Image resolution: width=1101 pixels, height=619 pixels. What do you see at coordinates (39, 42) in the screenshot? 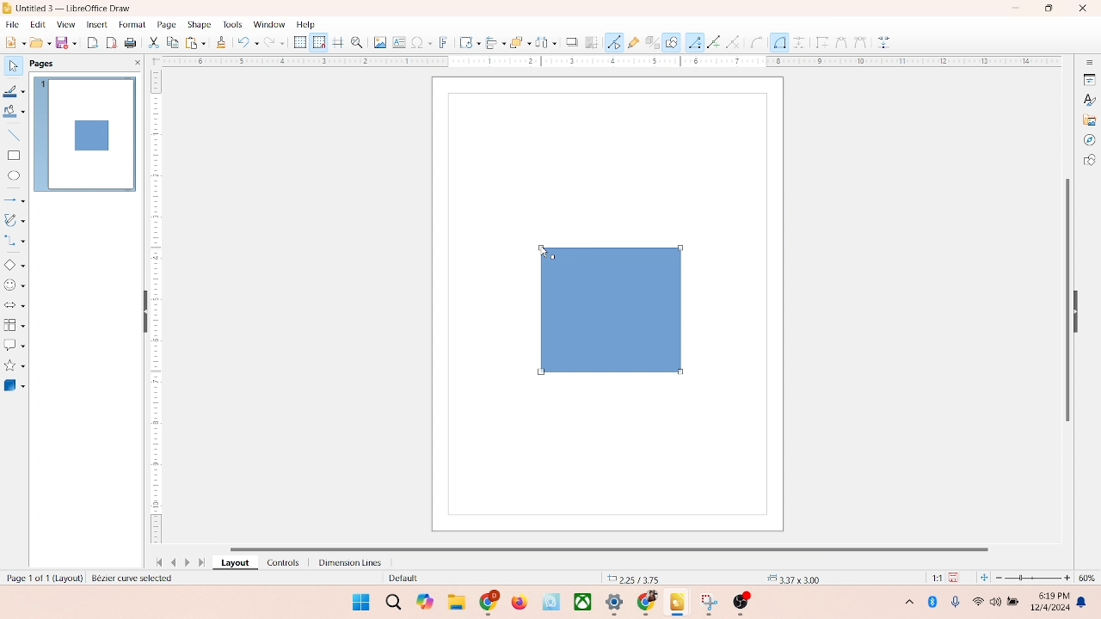
I see `open` at bounding box center [39, 42].